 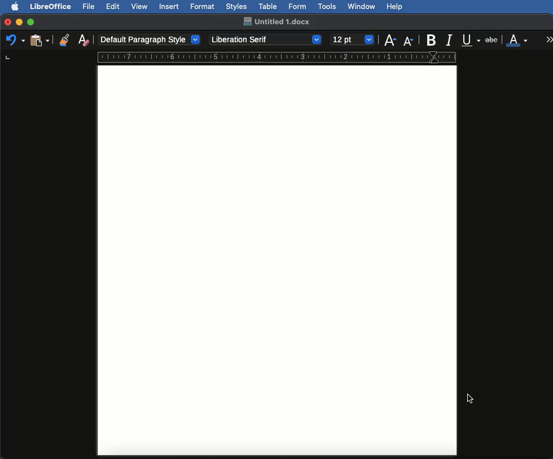 I want to click on Clear formatting, so click(x=84, y=39).